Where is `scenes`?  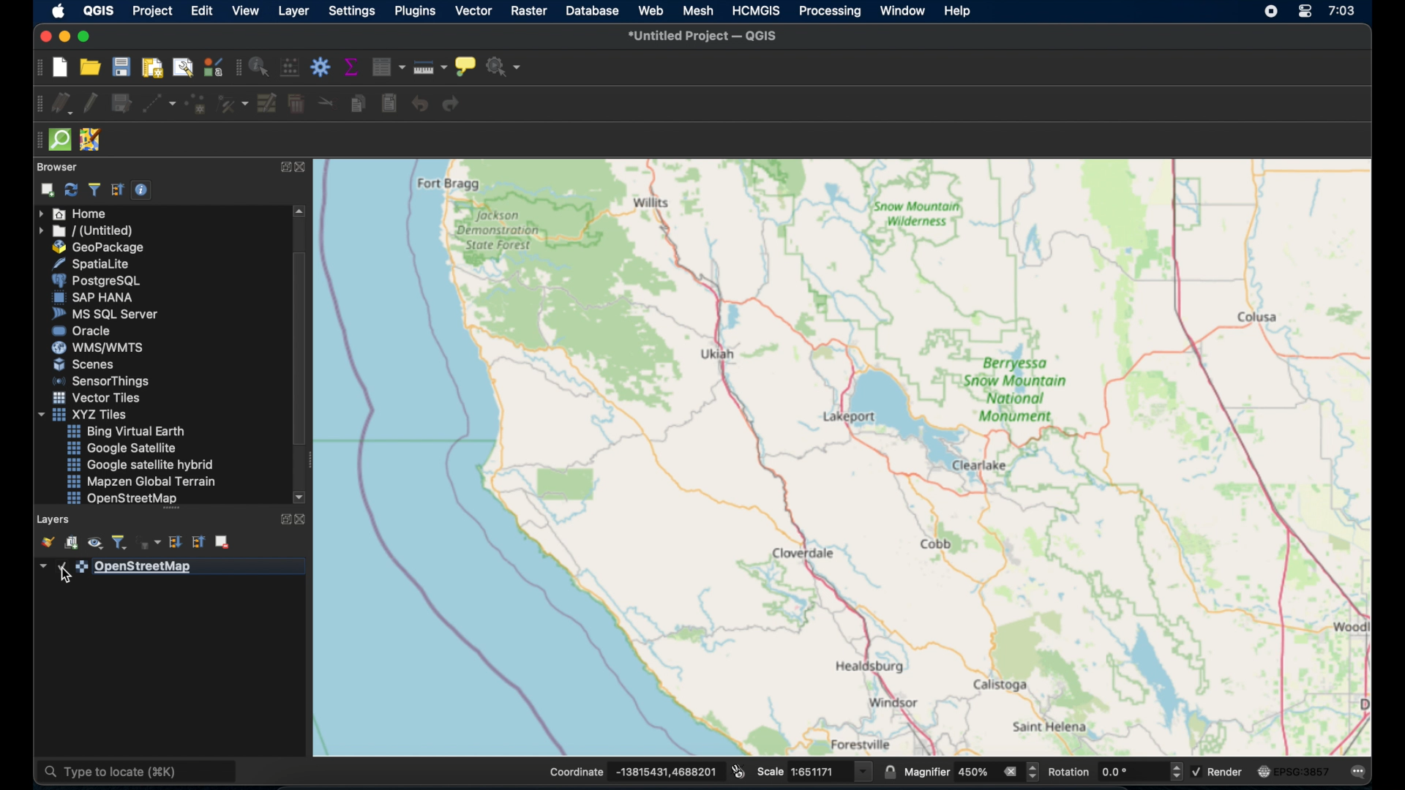 scenes is located at coordinates (84, 364).